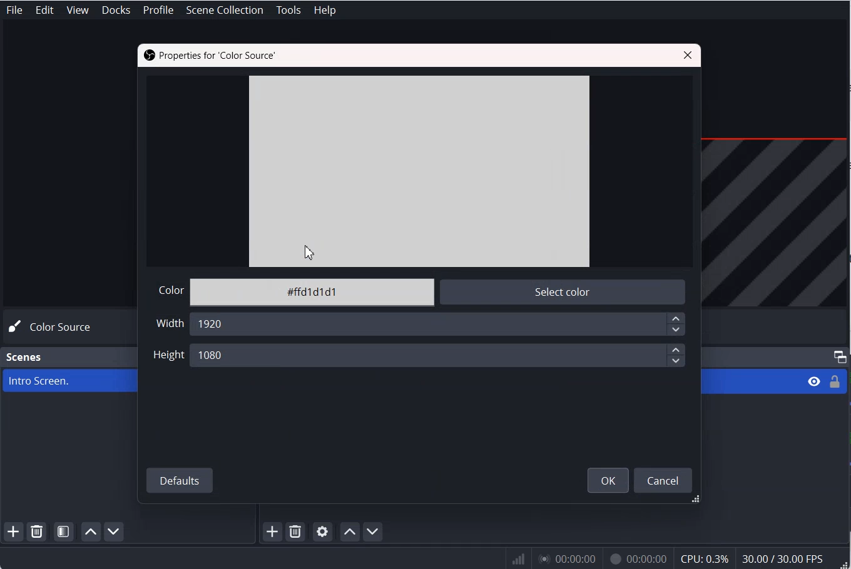 This screenshot has width=851, height=569. What do you see at coordinates (519, 559) in the screenshot?
I see `WIfi` at bounding box center [519, 559].